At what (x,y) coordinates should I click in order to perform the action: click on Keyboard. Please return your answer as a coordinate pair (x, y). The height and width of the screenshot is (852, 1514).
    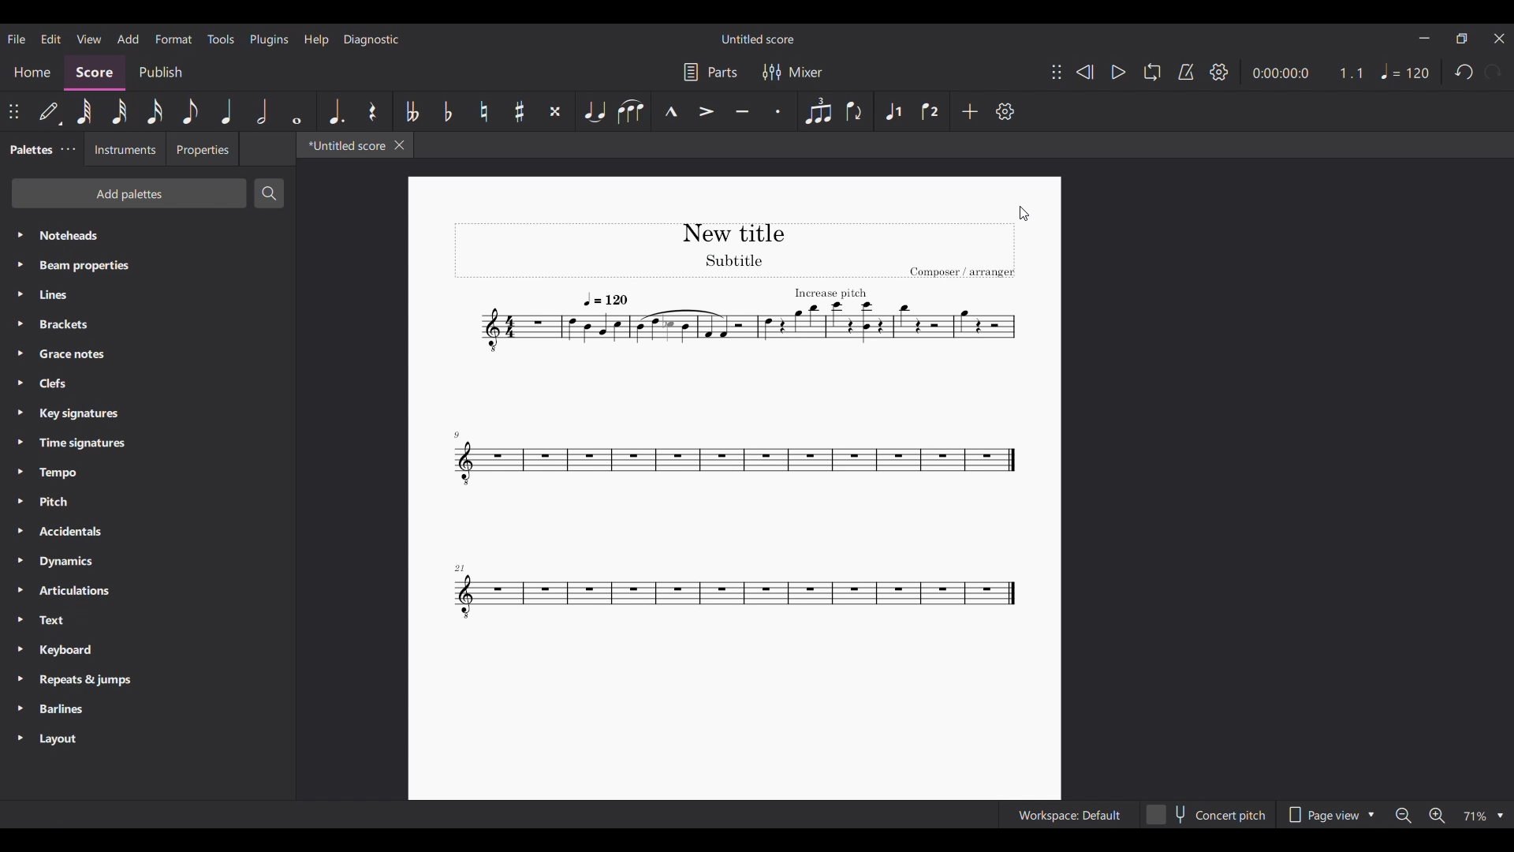
    Looking at the image, I should click on (147, 650).